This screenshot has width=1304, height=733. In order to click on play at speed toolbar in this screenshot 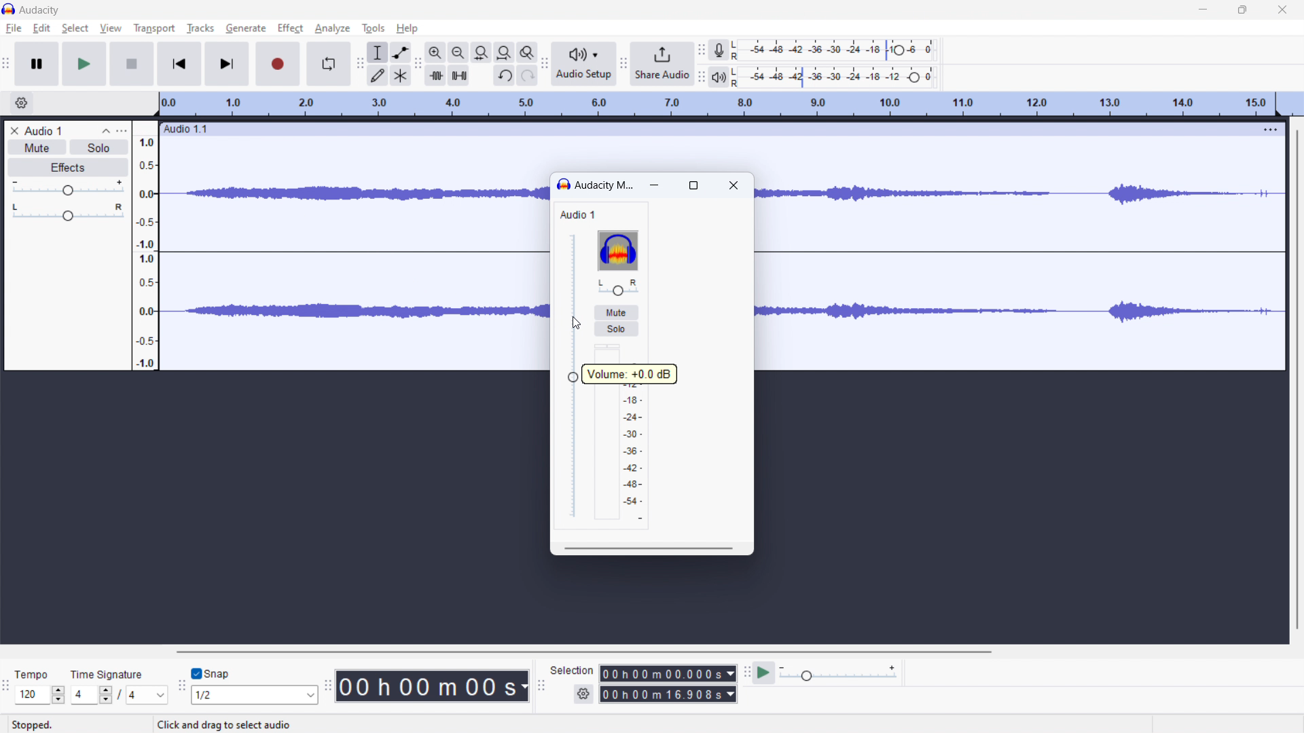, I will do `click(745, 672)`.